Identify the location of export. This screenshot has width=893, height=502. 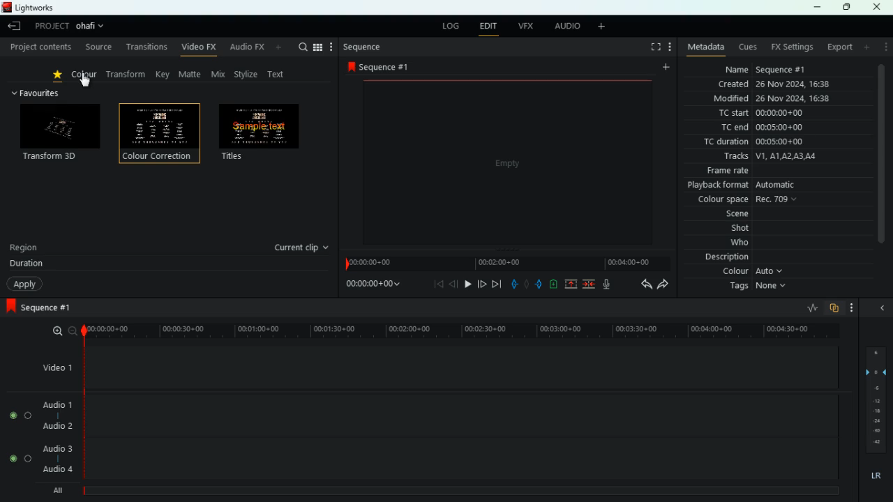
(839, 47).